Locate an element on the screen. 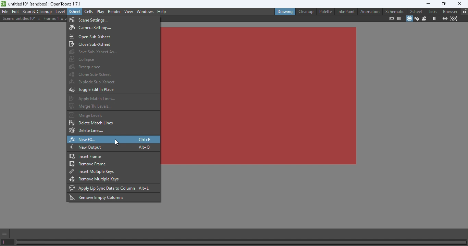 The height and width of the screenshot is (246, 468). Browser is located at coordinates (449, 12).